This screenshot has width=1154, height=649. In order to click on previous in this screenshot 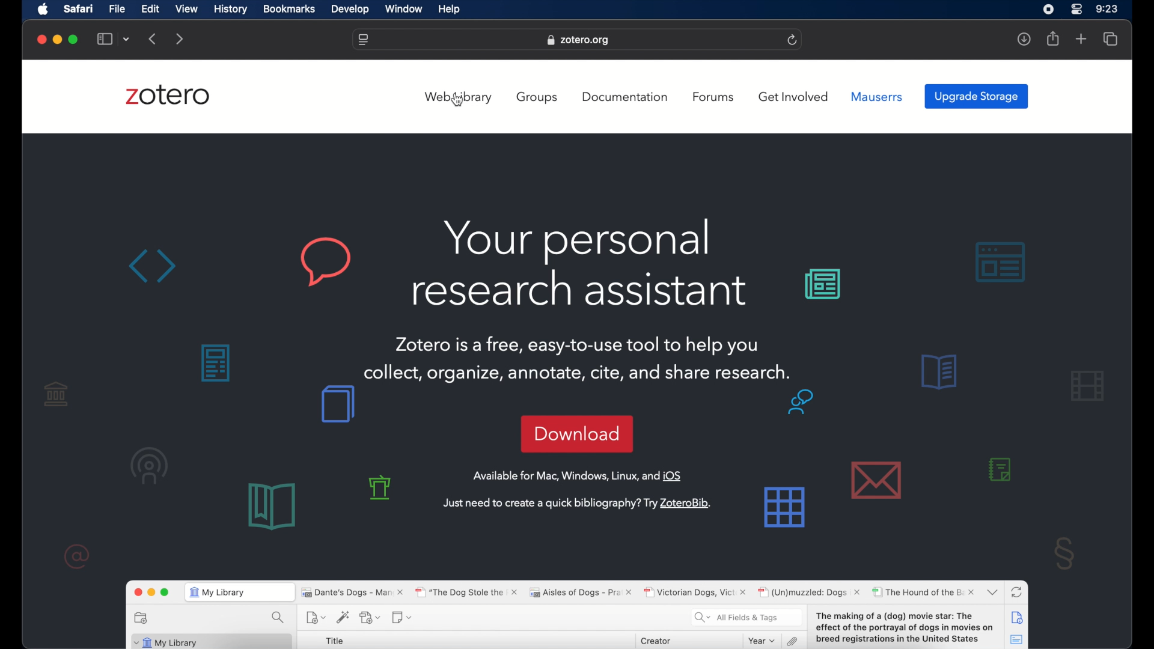, I will do `click(154, 38)`.